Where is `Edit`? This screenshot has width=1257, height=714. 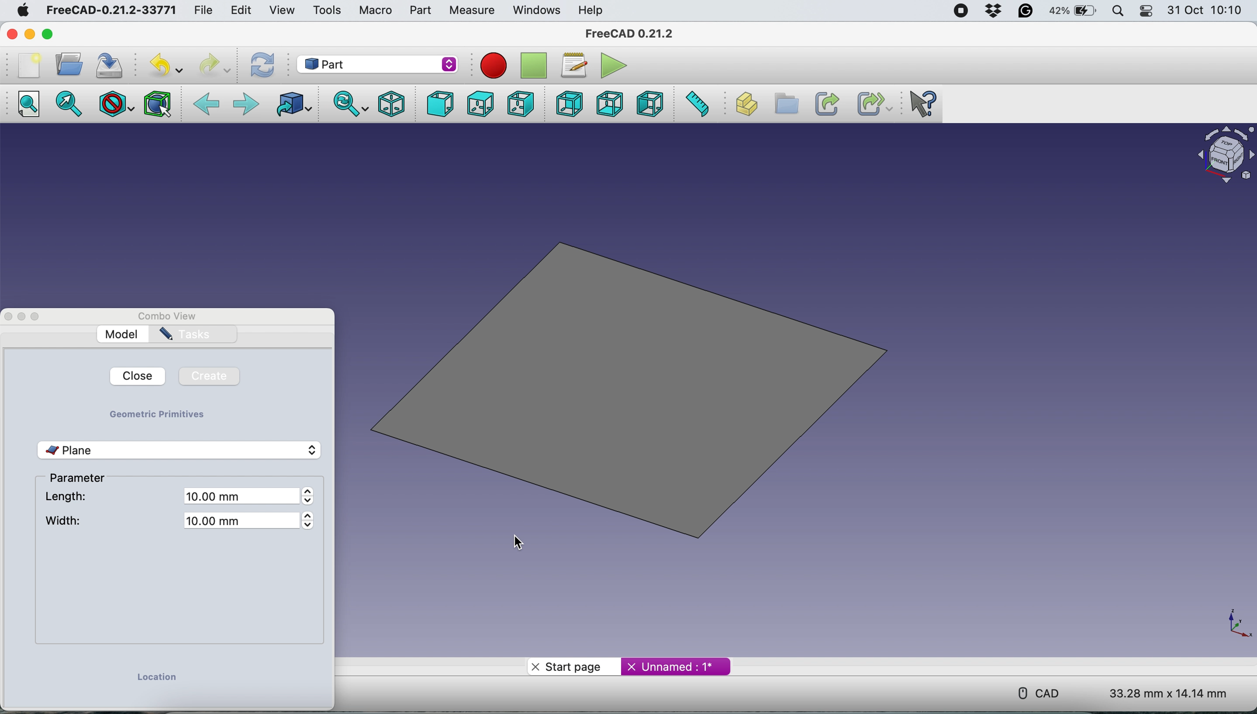 Edit is located at coordinates (242, 11).